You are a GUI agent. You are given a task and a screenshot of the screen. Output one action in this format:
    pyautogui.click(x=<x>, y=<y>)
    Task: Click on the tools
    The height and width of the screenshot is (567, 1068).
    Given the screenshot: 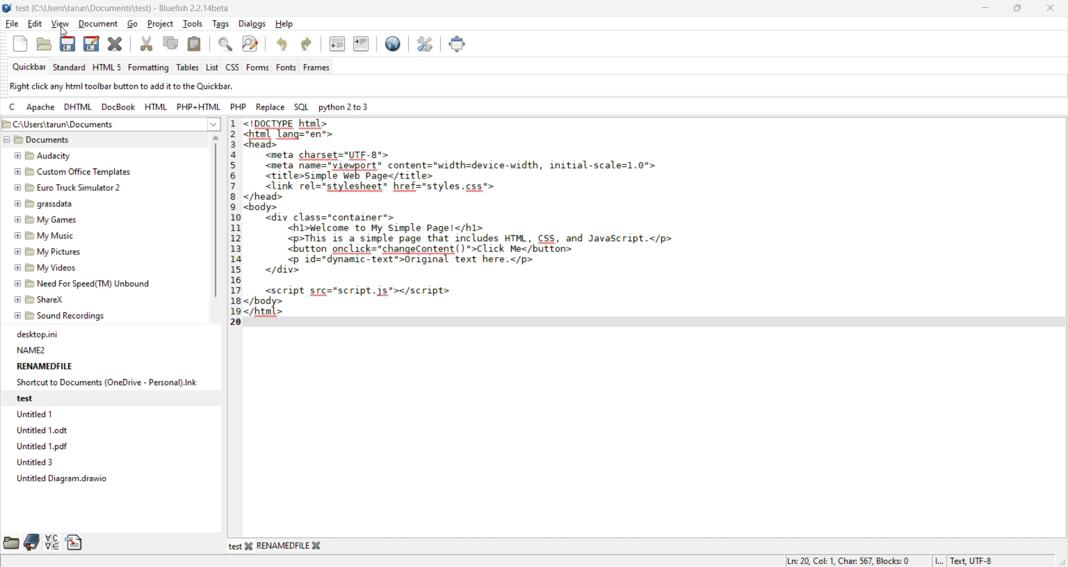 What is the action you would take?
    pyautogui.click(x=194, y=23)
    